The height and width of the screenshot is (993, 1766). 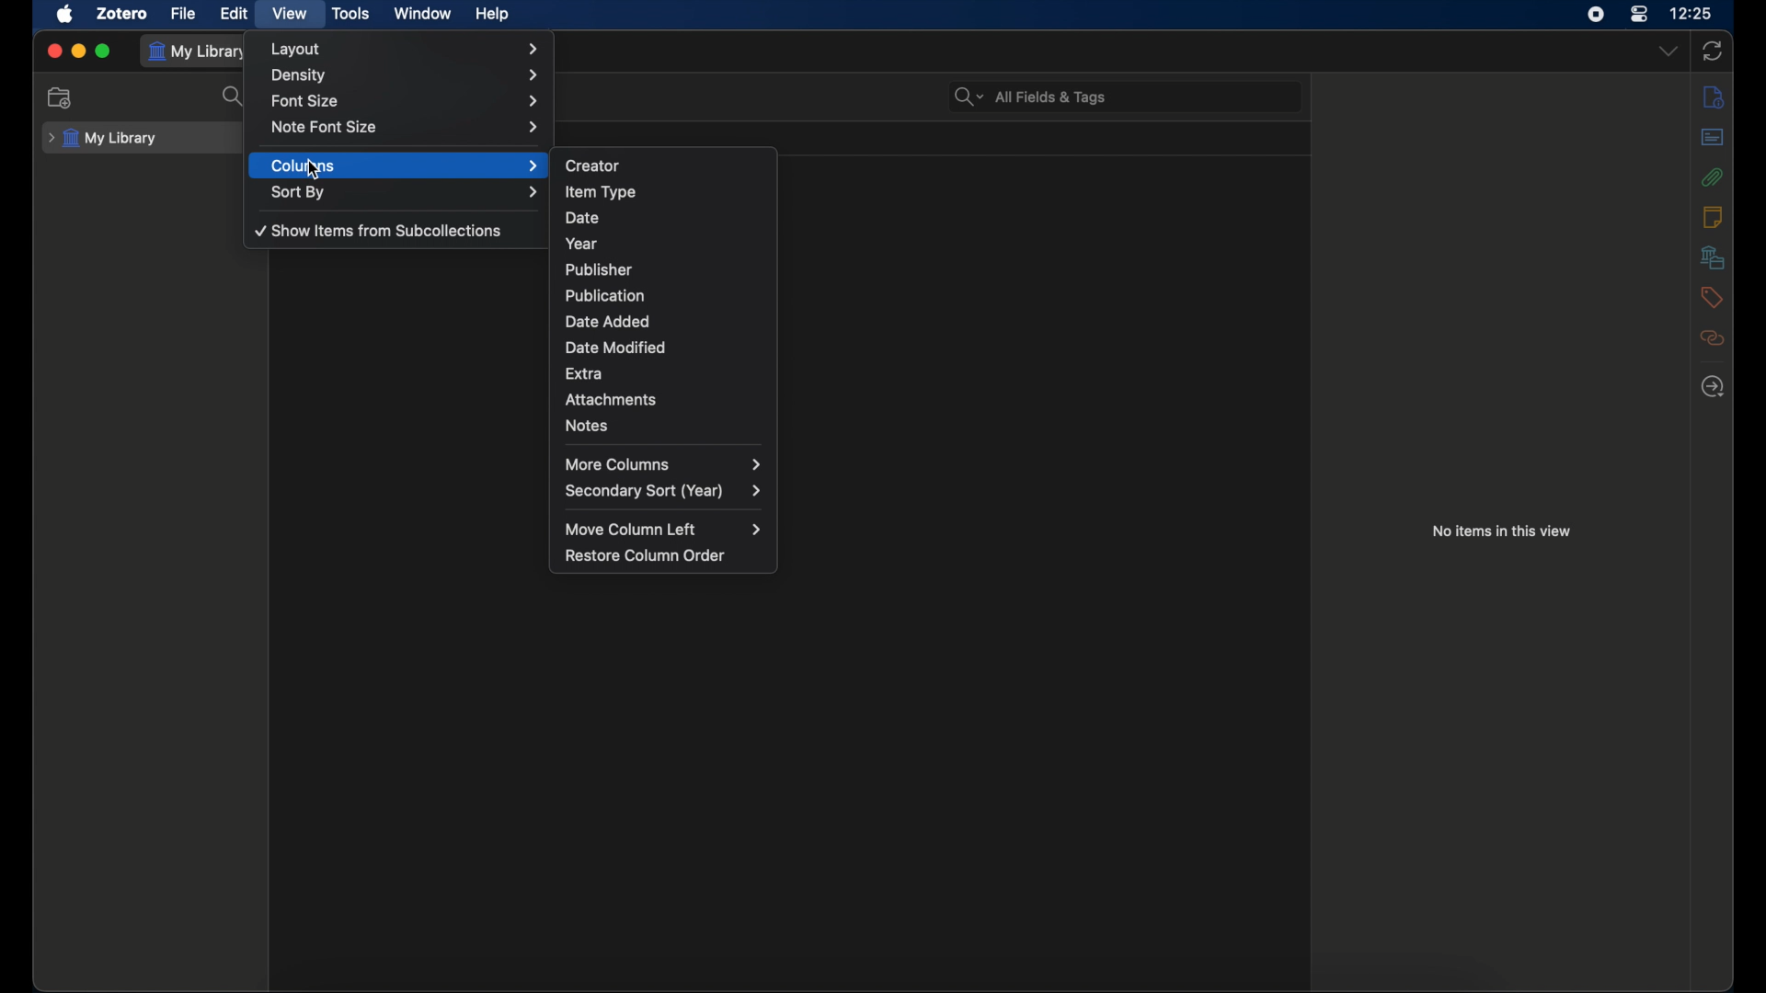 What do you see at coordinates (1713, 136) in the screenshot?
I see `abstract` at bounding box center [1713, 136].